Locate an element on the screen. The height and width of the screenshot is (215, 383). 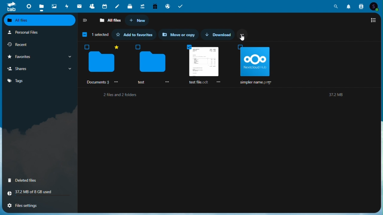
Shares is located at coordinates (39, 69).